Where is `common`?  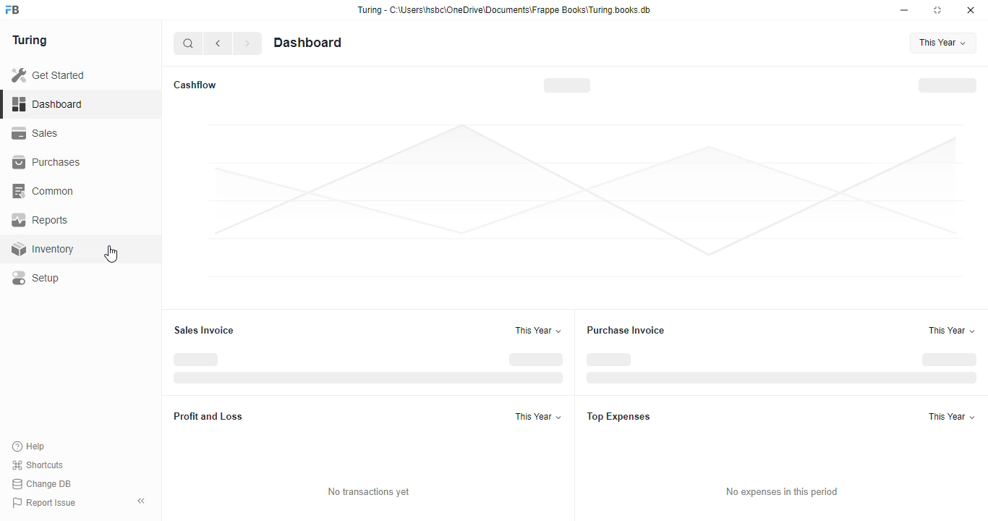
common is located at coordinates (45, 191).